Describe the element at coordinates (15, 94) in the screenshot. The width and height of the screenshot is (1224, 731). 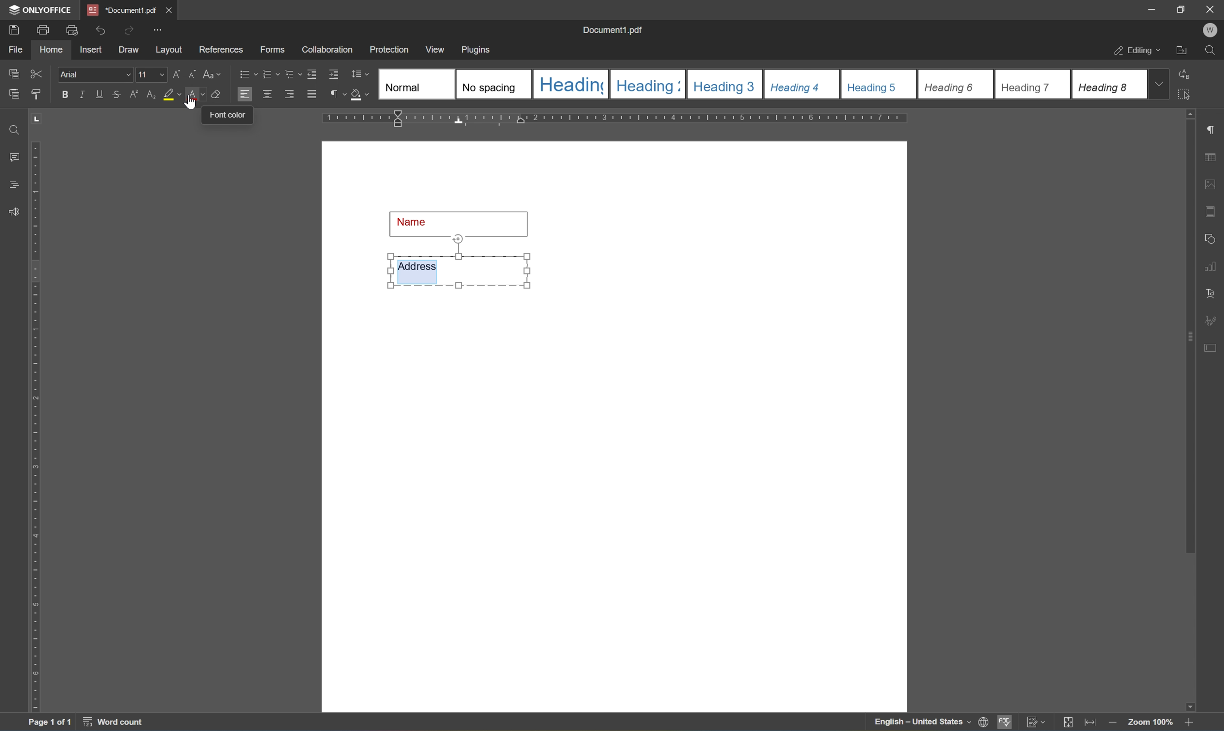
I see `copy` at that location.